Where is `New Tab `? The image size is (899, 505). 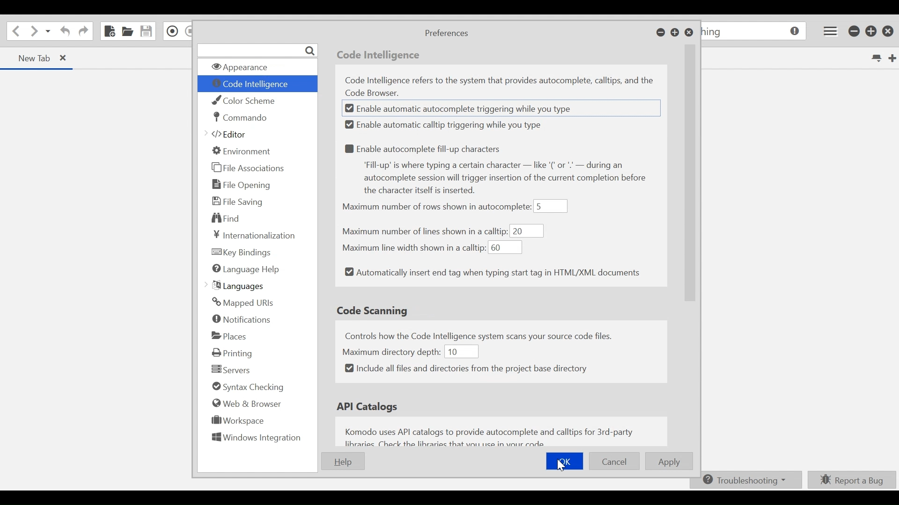
New Tab  is located at coordinates (891, 58).